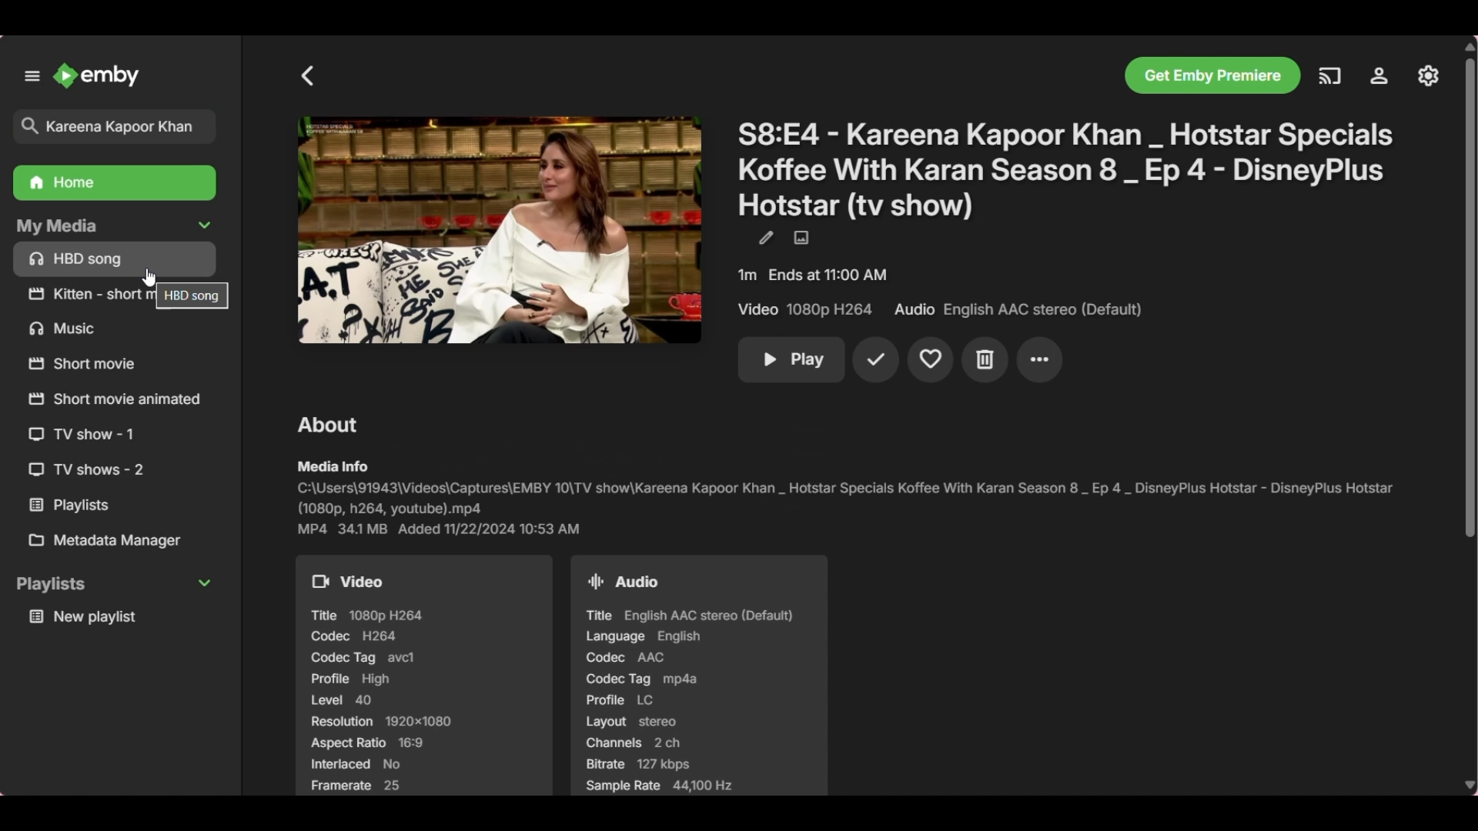 The width and height of the screenshot is (1478, 831). Describe the element at coordinates (115, 183) in the screenshot. I see `Home folder, highlighted` at that location.